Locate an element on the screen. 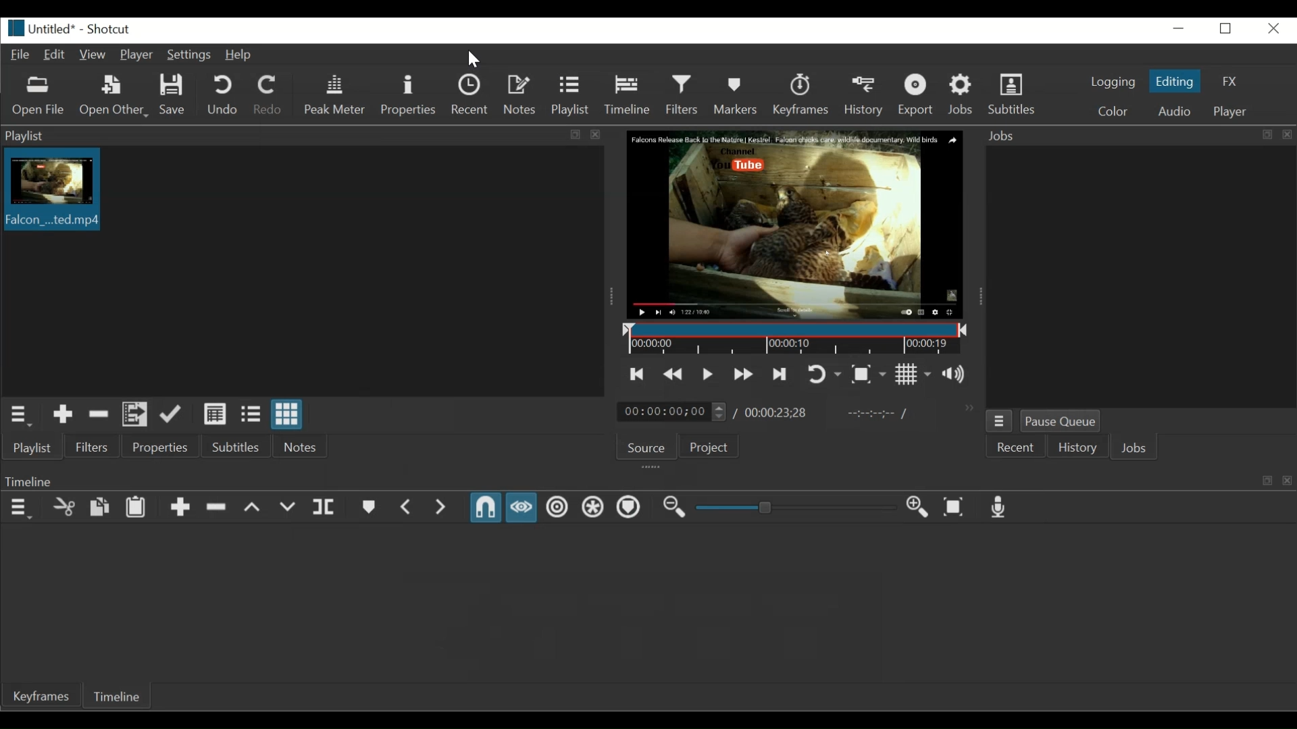 The height and width of the screenshot is (729, 1297). Edit is located at coordinates (55, 56).